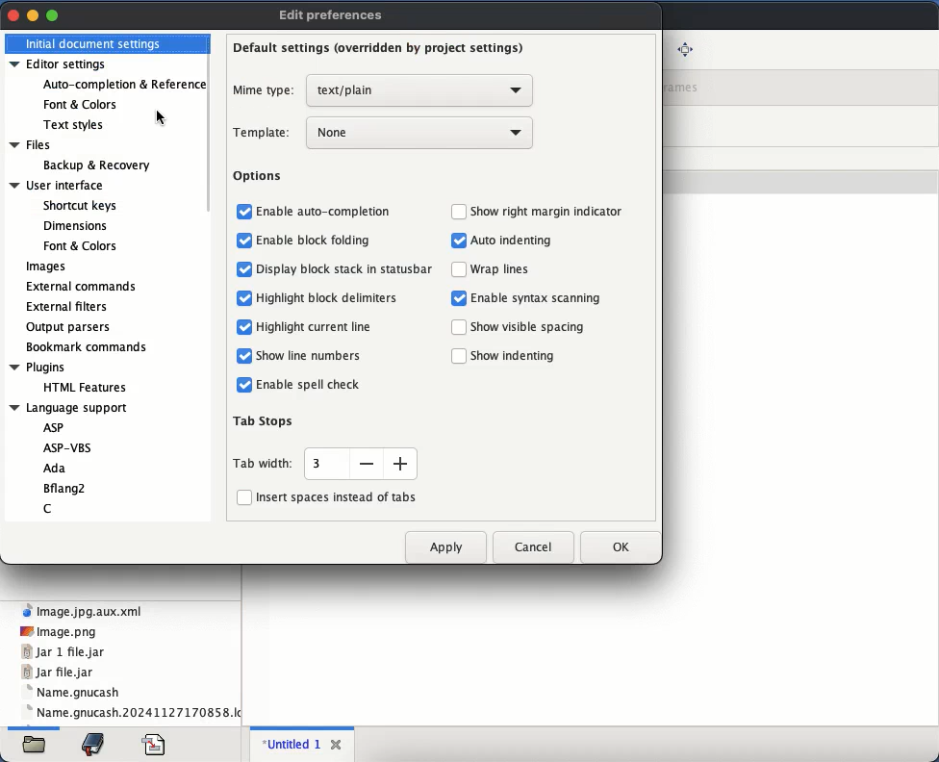 Image resolution: width=939 pixels, height=762 pixels. I want to click on cursor, so click(162, 116).